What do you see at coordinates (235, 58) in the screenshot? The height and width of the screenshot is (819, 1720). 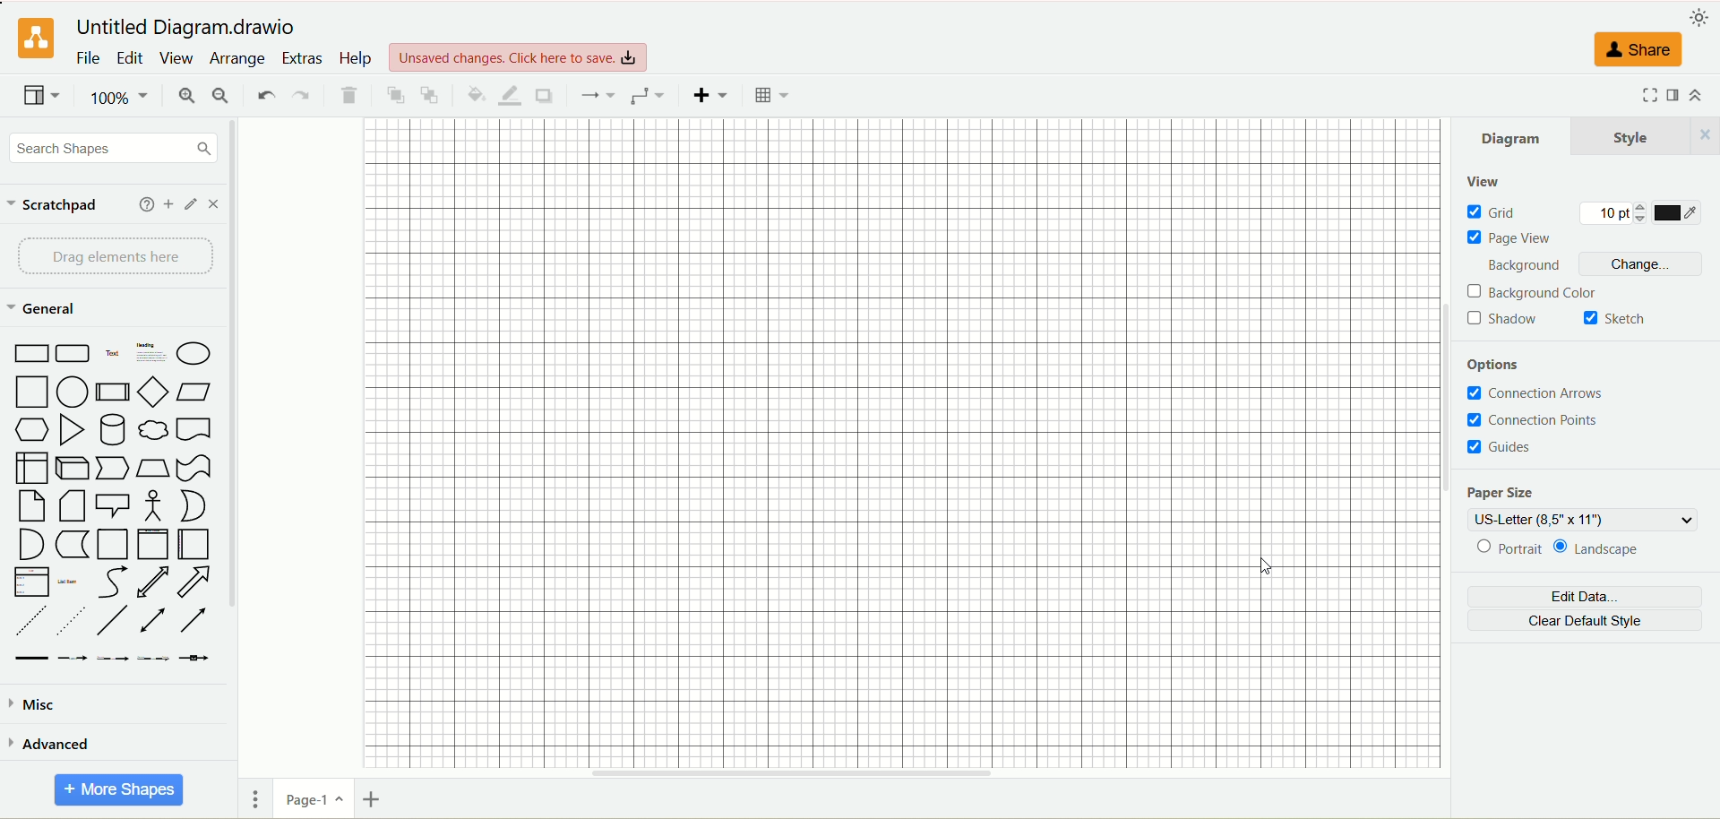 I see `arrange` at bounding box center [235, 58].